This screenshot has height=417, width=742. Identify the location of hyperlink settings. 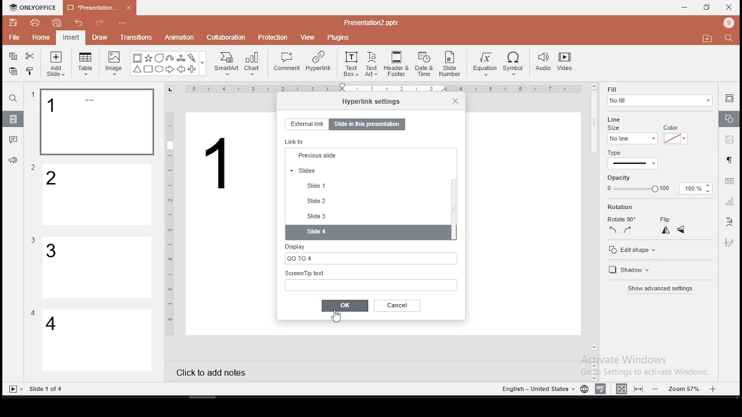
(372, 101).